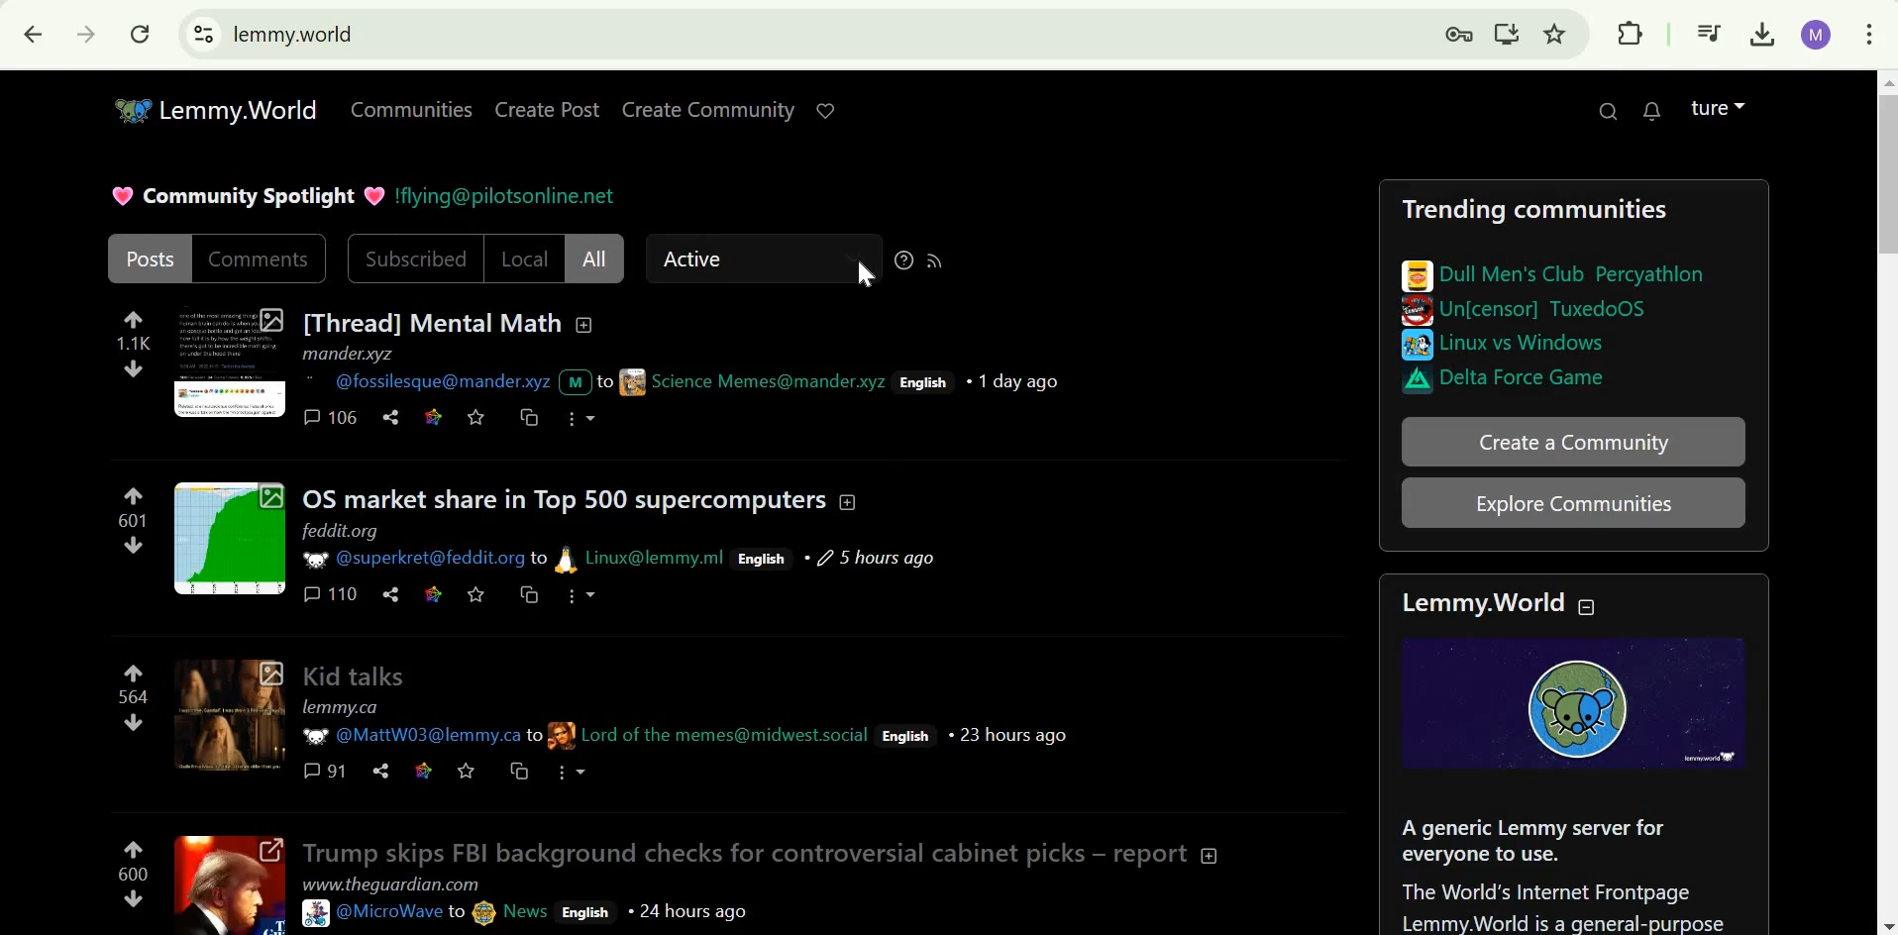  I want to click on @MicroWave to, so click(402, 911).